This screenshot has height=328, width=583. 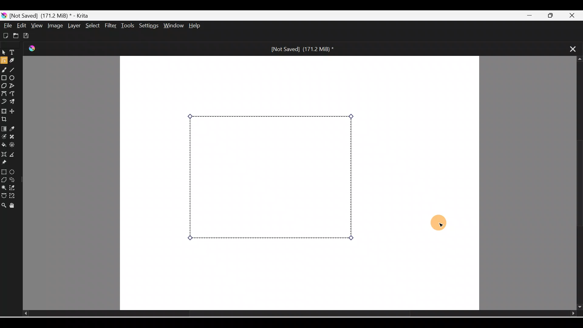 What do you see at coordinates (5, 35) in the screenshot?
I see `Create new document` at bounding box center [5, 35].